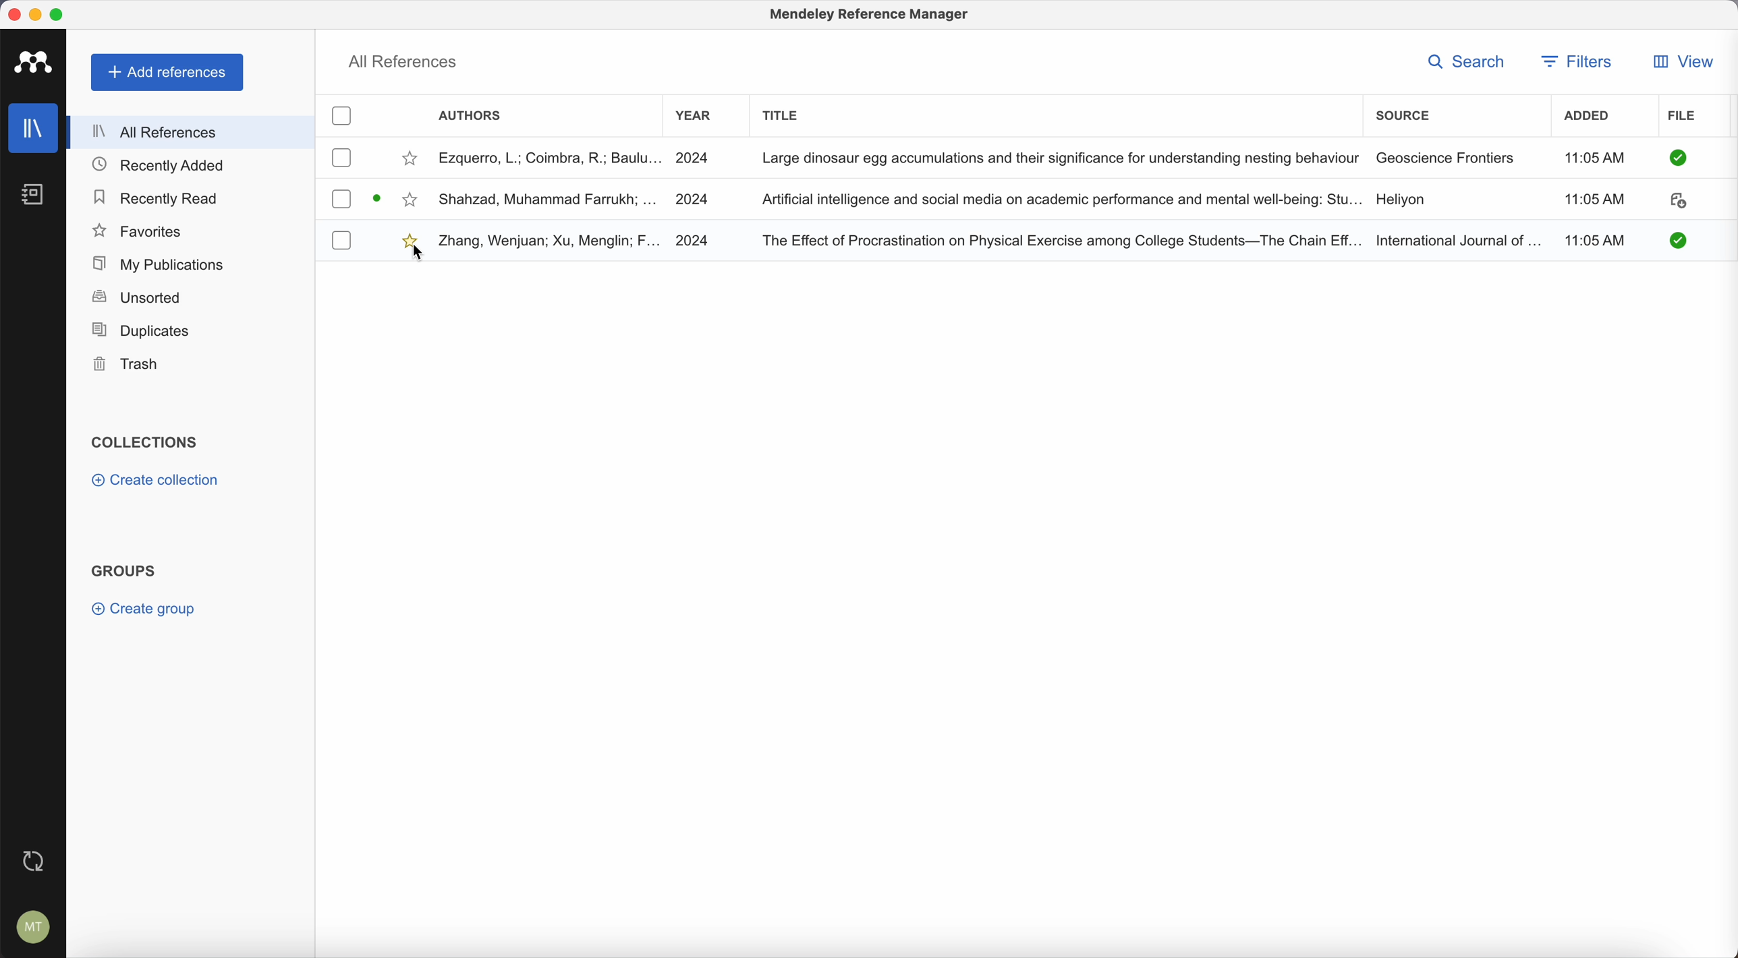  What do you see at coordinates (420, 256) in the screenshot?
I see `cursor` at bounding box center [420, 256].